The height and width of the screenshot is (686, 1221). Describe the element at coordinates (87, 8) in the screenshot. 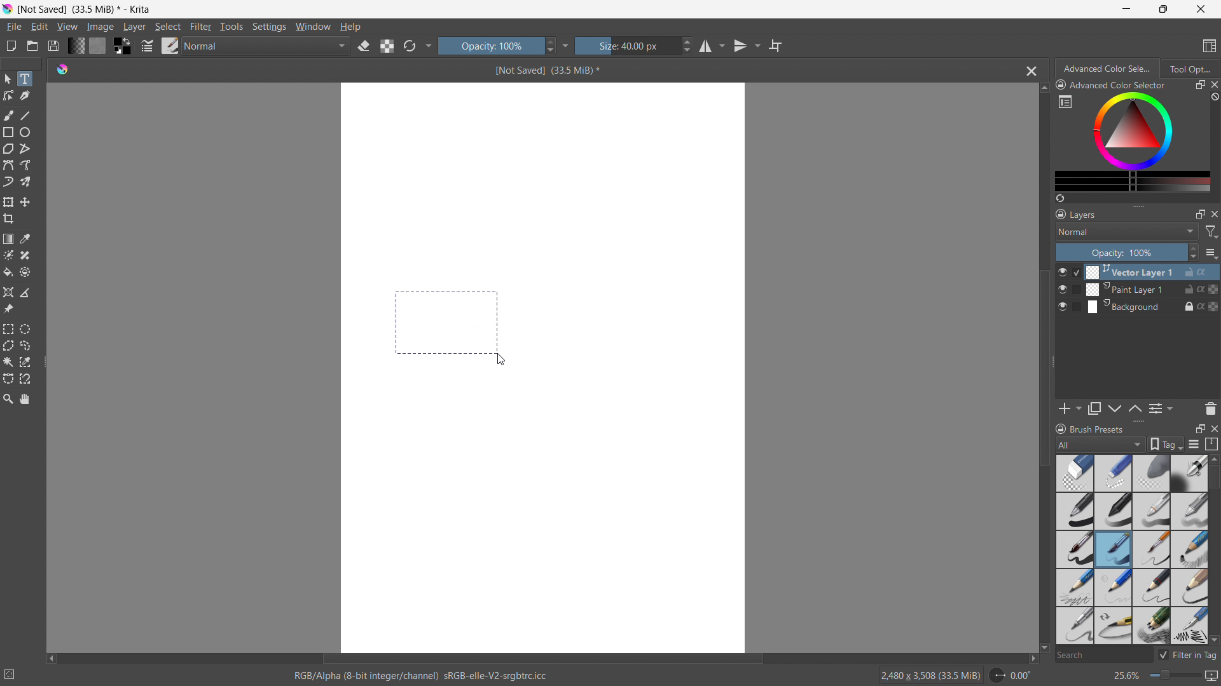

I see `not saved (33.5 MB)* - Krita` at that location.